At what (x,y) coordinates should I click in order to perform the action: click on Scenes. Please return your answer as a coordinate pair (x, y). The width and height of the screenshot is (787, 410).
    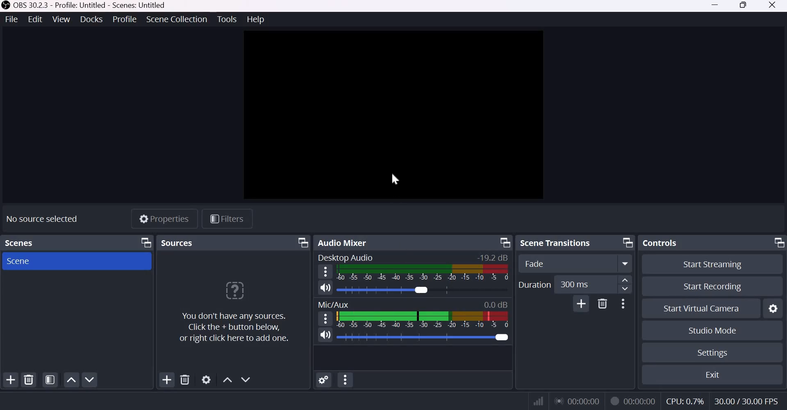
    Looking at the image, I should click on (22, 243).